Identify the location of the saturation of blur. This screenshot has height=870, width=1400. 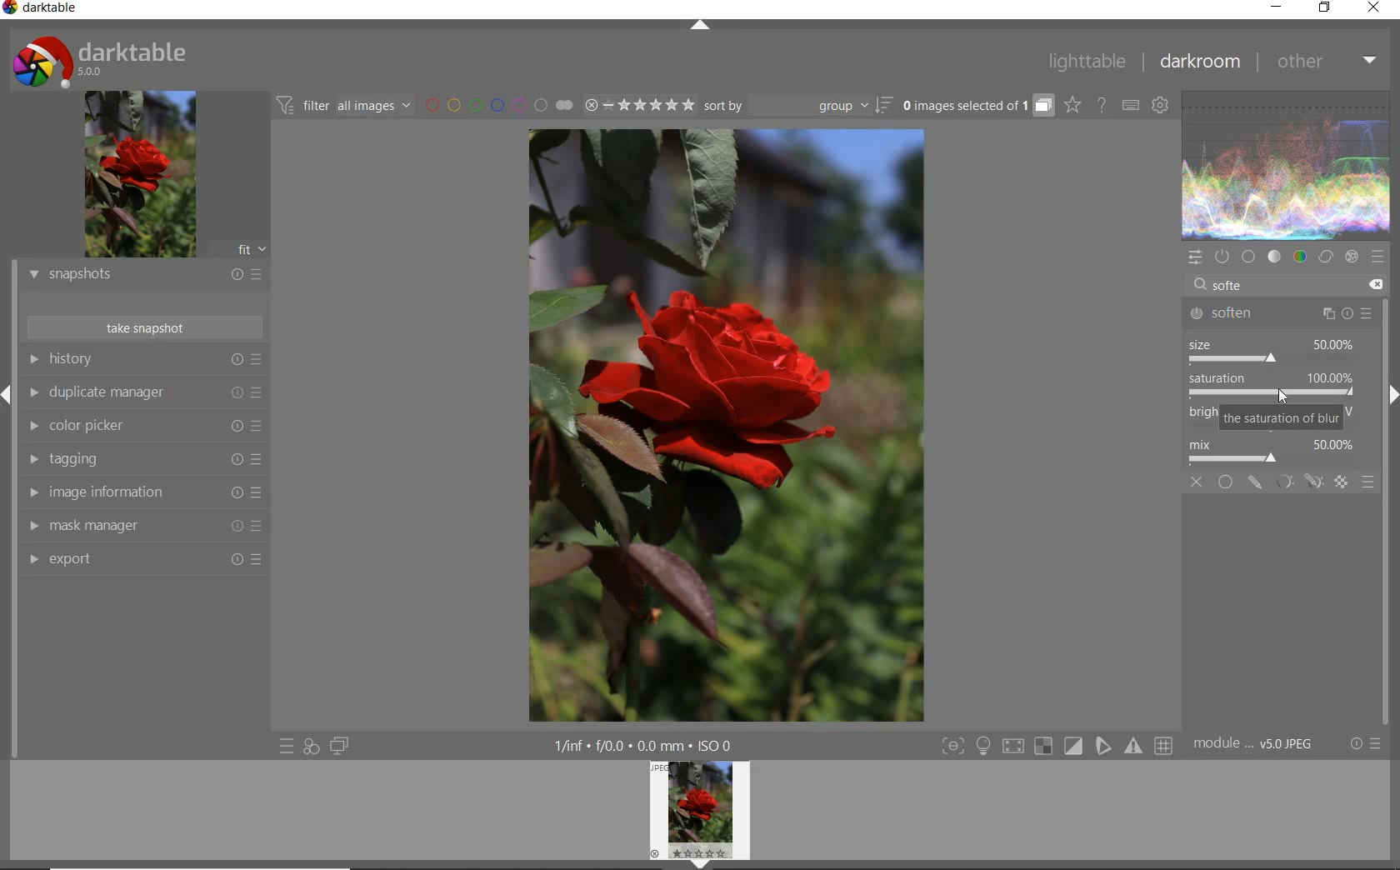
(1282, 419).